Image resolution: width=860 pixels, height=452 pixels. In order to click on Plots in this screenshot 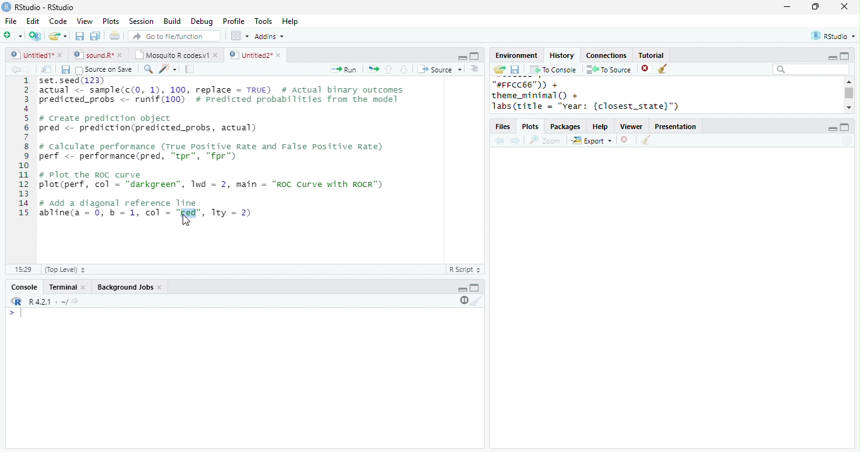, I will do `click(531, 127)`.